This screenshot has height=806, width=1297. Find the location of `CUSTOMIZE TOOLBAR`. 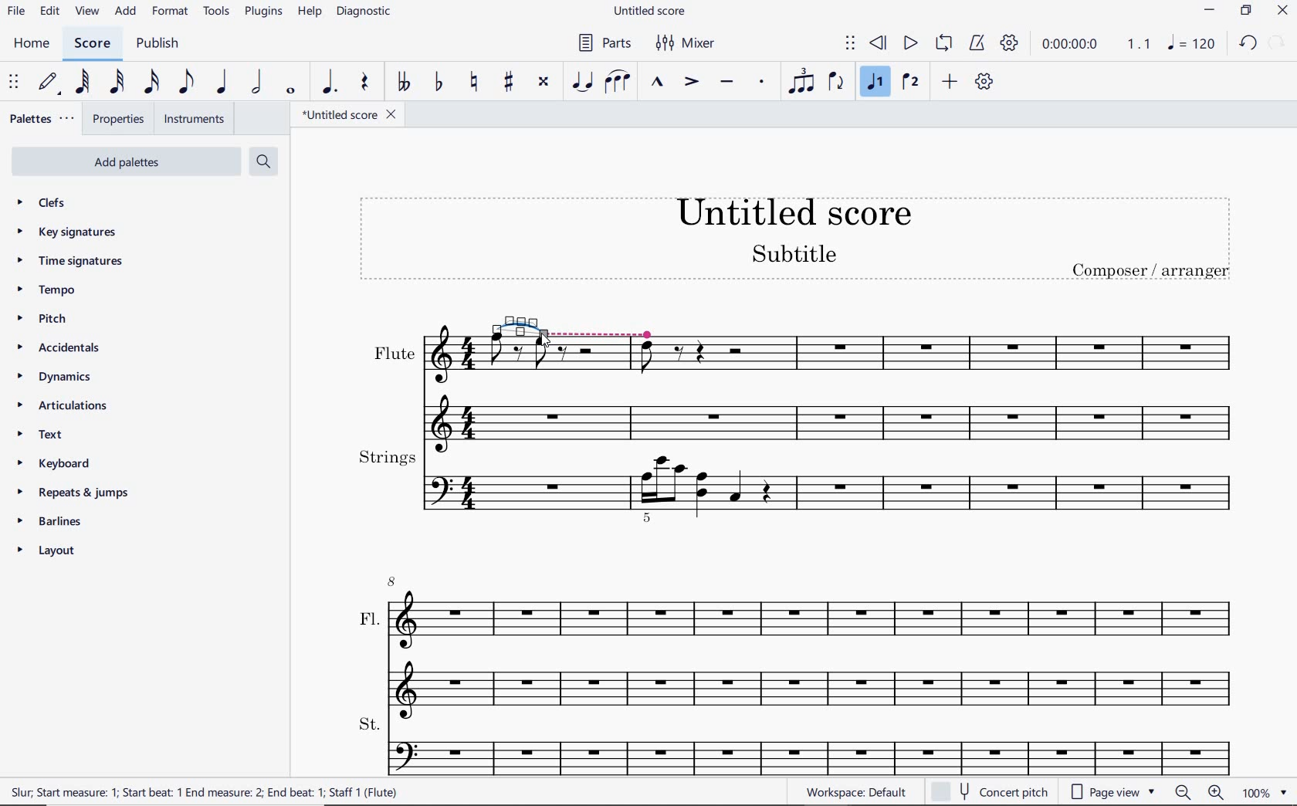

CUSTOMIZE TOOLBAR is located at coordinates (984, 83).